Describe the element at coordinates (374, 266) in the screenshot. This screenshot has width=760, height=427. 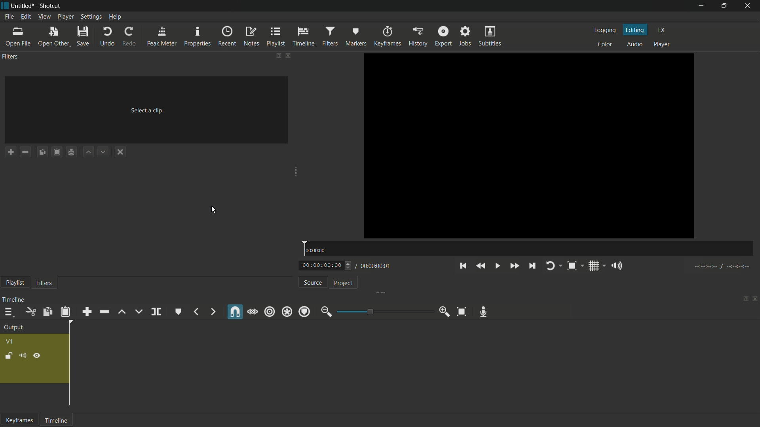
I see `total time` at that location.